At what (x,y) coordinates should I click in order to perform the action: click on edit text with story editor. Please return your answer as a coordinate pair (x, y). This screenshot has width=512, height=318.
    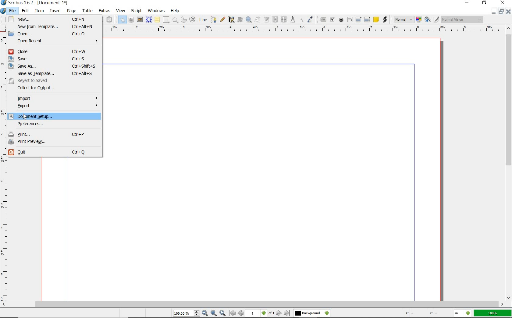
    Looking at the image, I should click on (267, 20).